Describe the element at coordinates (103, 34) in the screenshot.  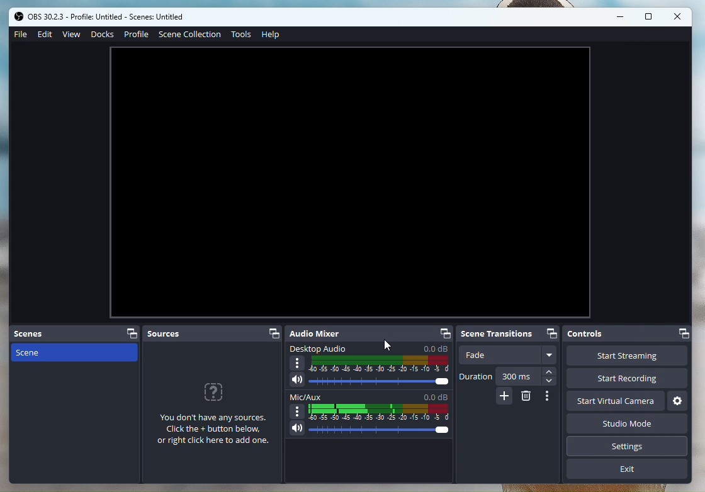
I see `Docks` at that location.